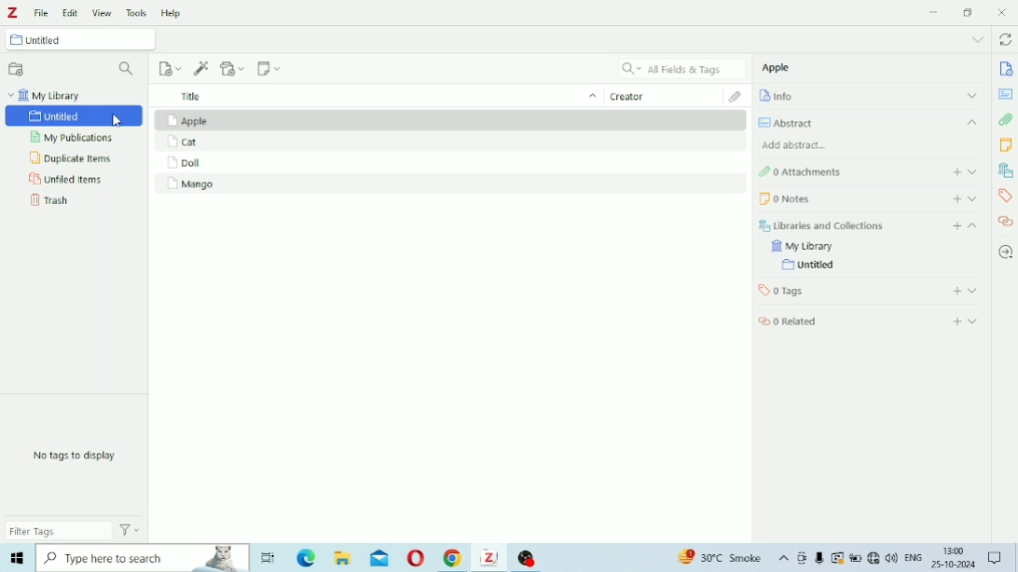  What do you see at coordinates (172, 13) in the screenshot?
I see `Help` at bounding box center [172, 13].